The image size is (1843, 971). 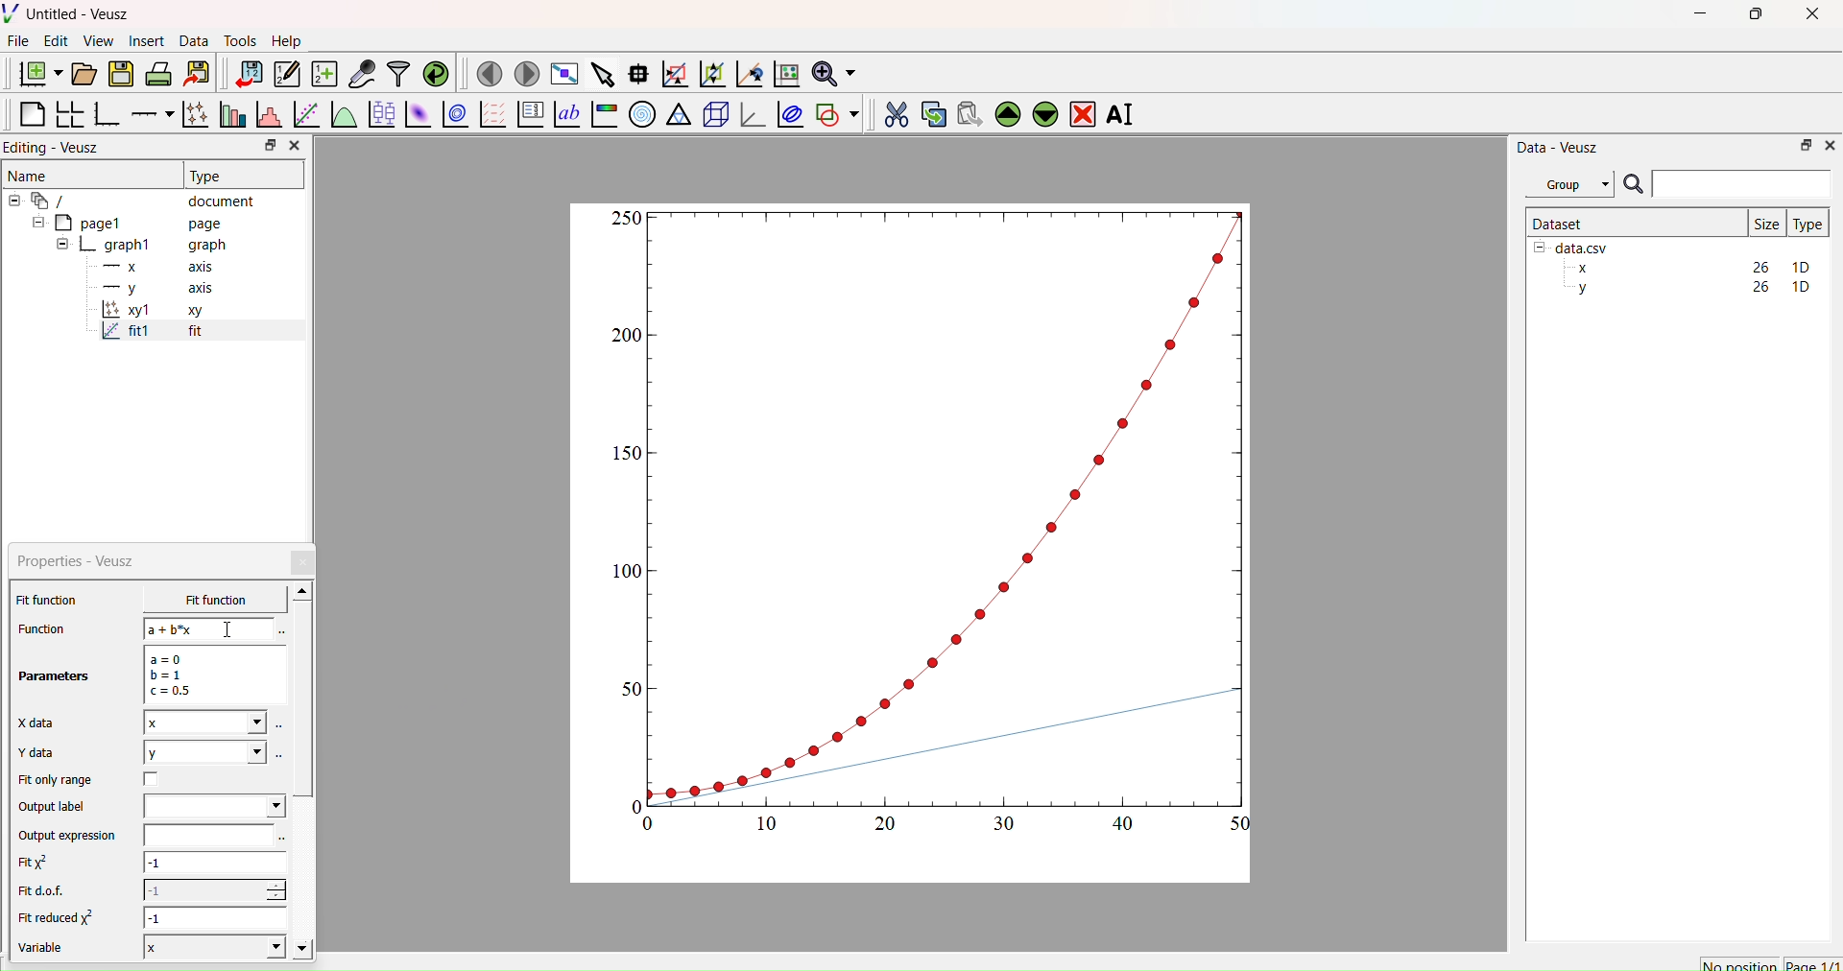 What do you see at coordinates (1568, 184) in the screenshot?
I see `Group ` at bounding box center [1568, 184].